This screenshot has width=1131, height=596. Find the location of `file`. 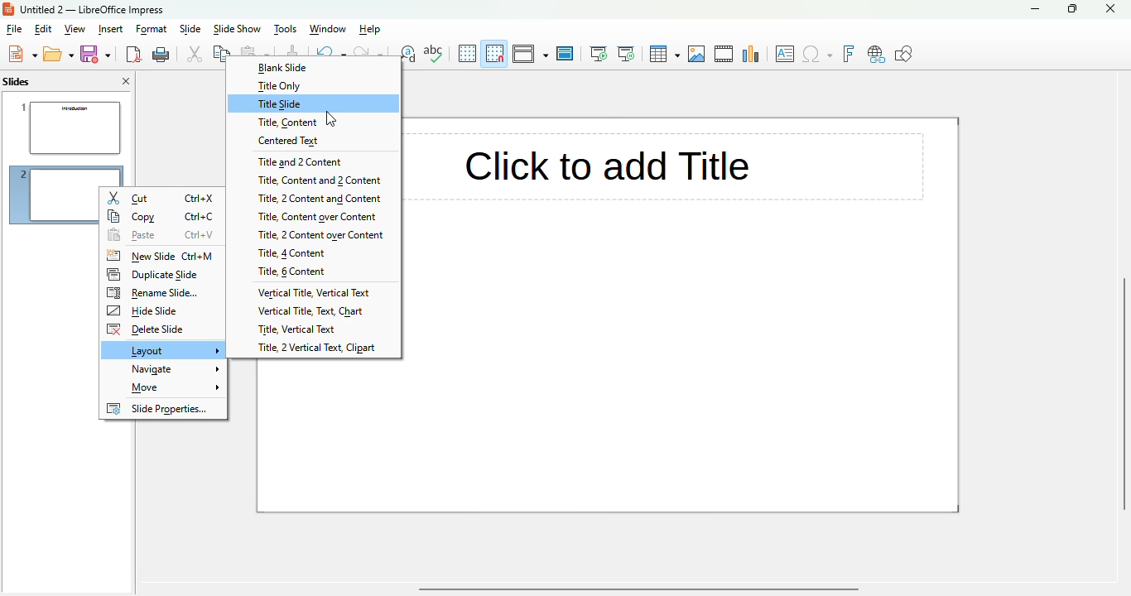

file is located at coordinates (13, 29).